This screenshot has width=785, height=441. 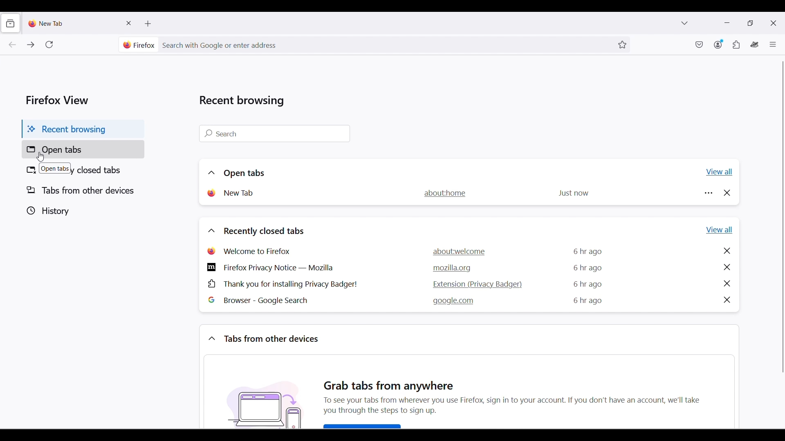 What do you see at coordinates (773, 23) in the screenshot?
I see `Close browser` at bounding box center [773, 23].